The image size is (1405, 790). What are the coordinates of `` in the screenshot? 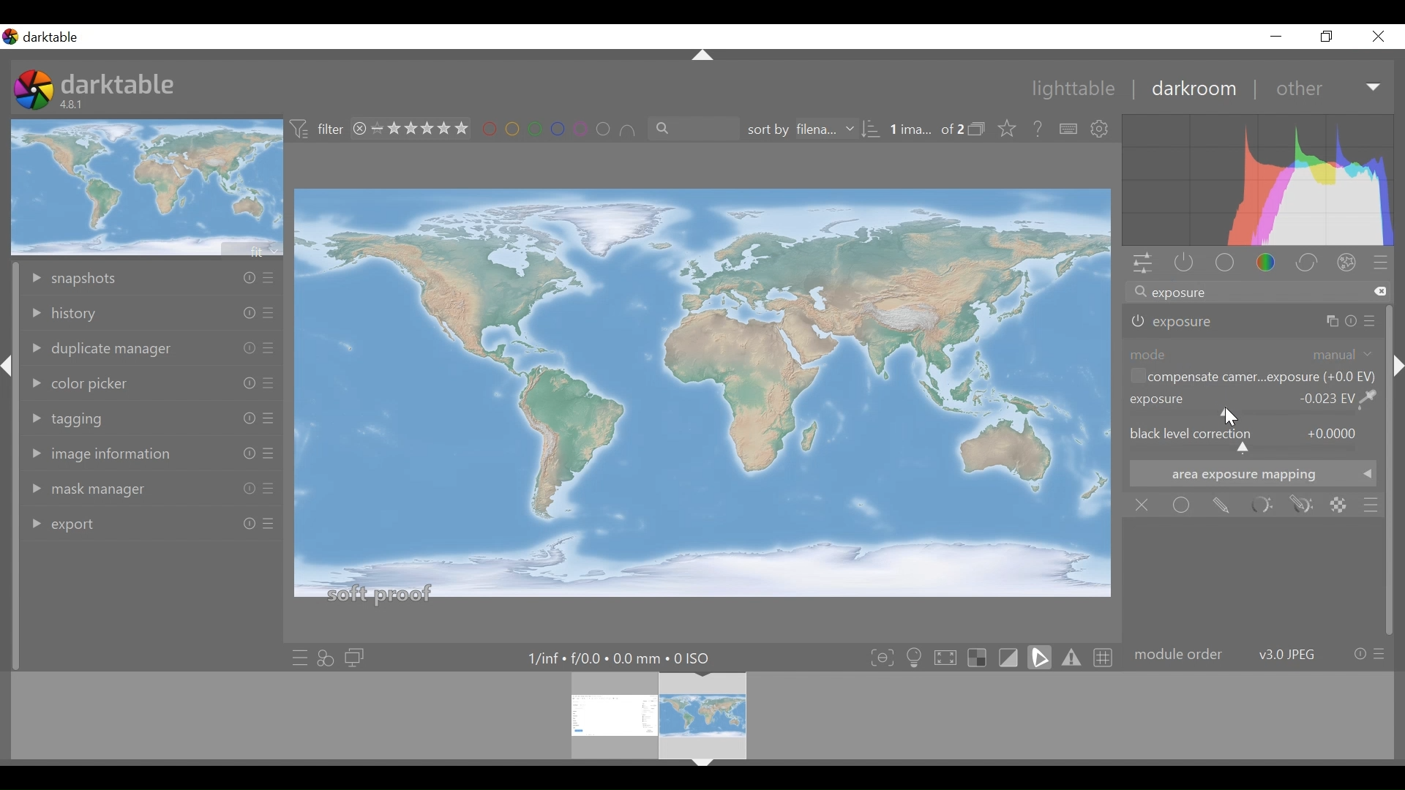 It's located at (1328, 36).